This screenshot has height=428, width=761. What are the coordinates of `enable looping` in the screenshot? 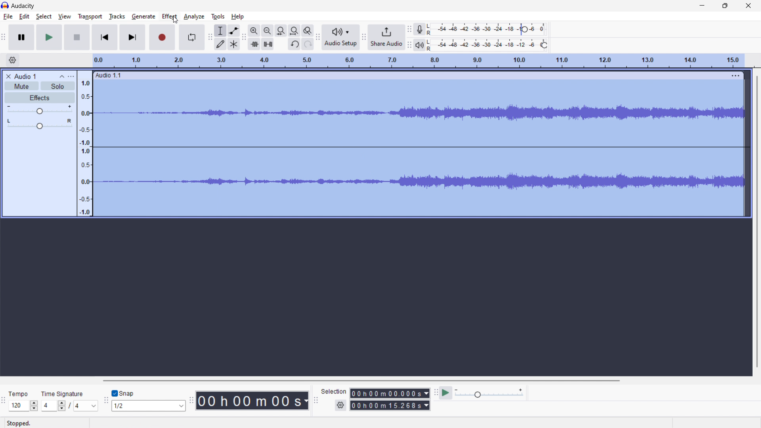 It's located at (191, 37).